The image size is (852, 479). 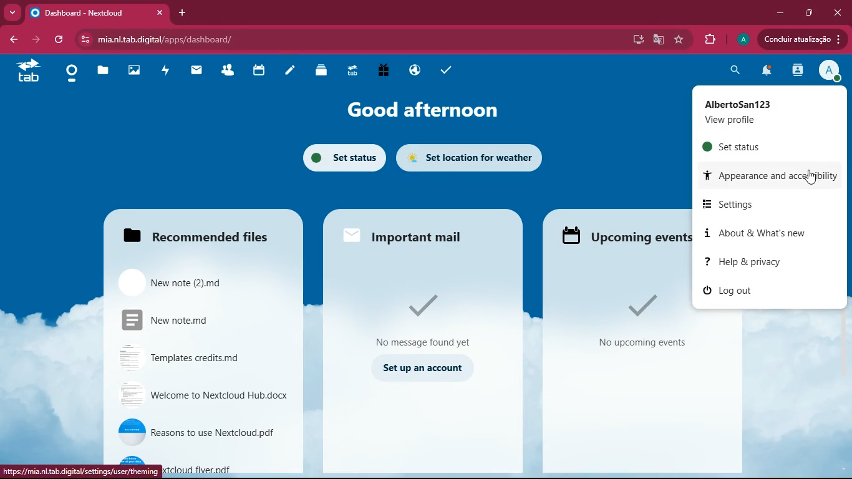 What do you see at coordinates (743, 39) in the screenshot?
I see `profile` at bounding box center [743, 39].